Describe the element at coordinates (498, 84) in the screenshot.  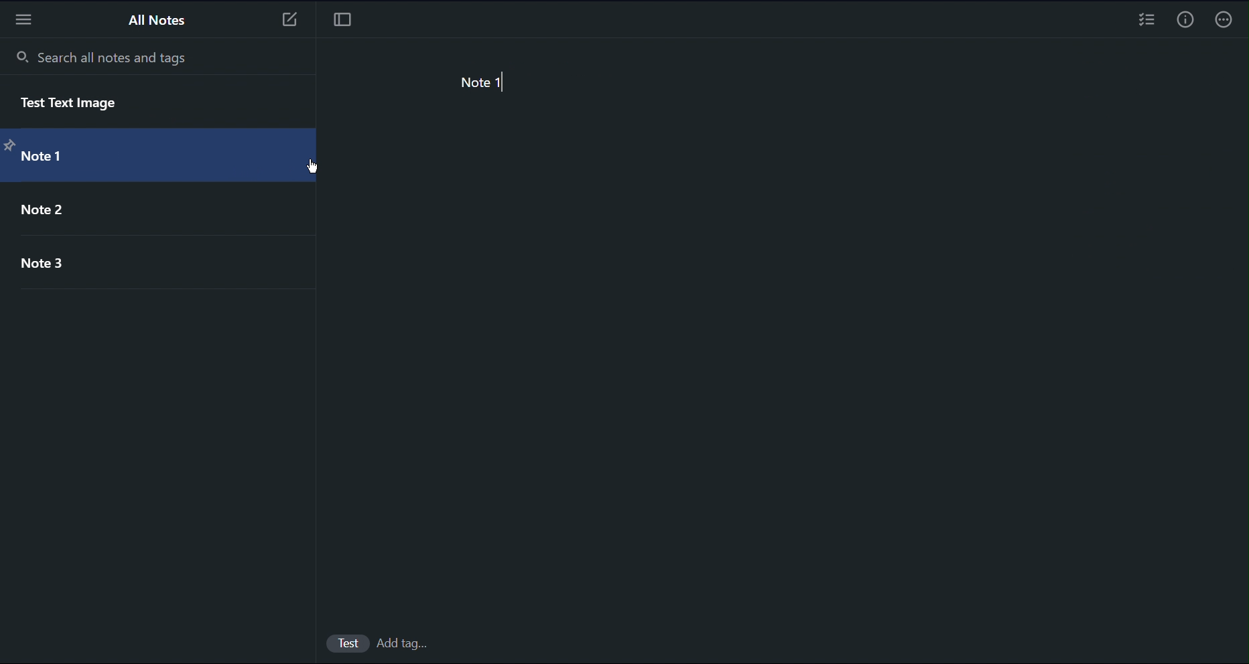
I see `Note 1|` at that location.